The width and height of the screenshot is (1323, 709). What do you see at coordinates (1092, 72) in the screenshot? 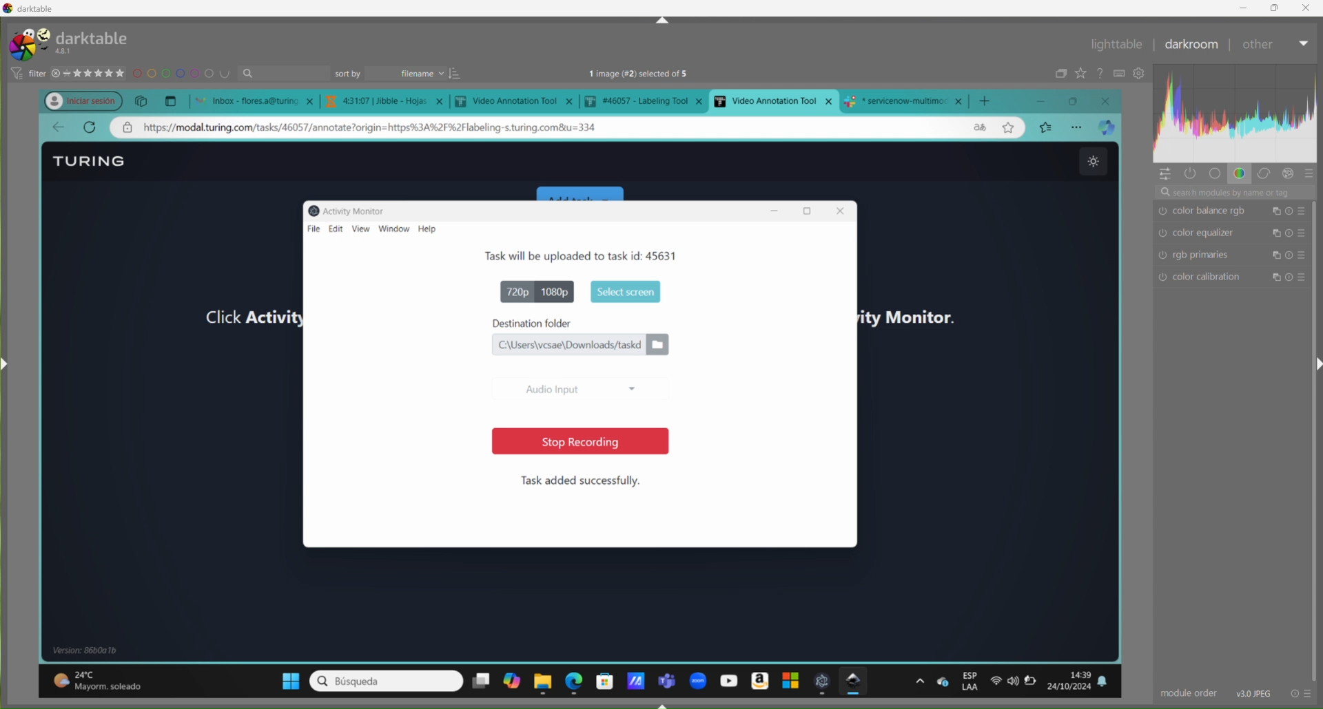
I see `` at bounding box center [1092, 72].